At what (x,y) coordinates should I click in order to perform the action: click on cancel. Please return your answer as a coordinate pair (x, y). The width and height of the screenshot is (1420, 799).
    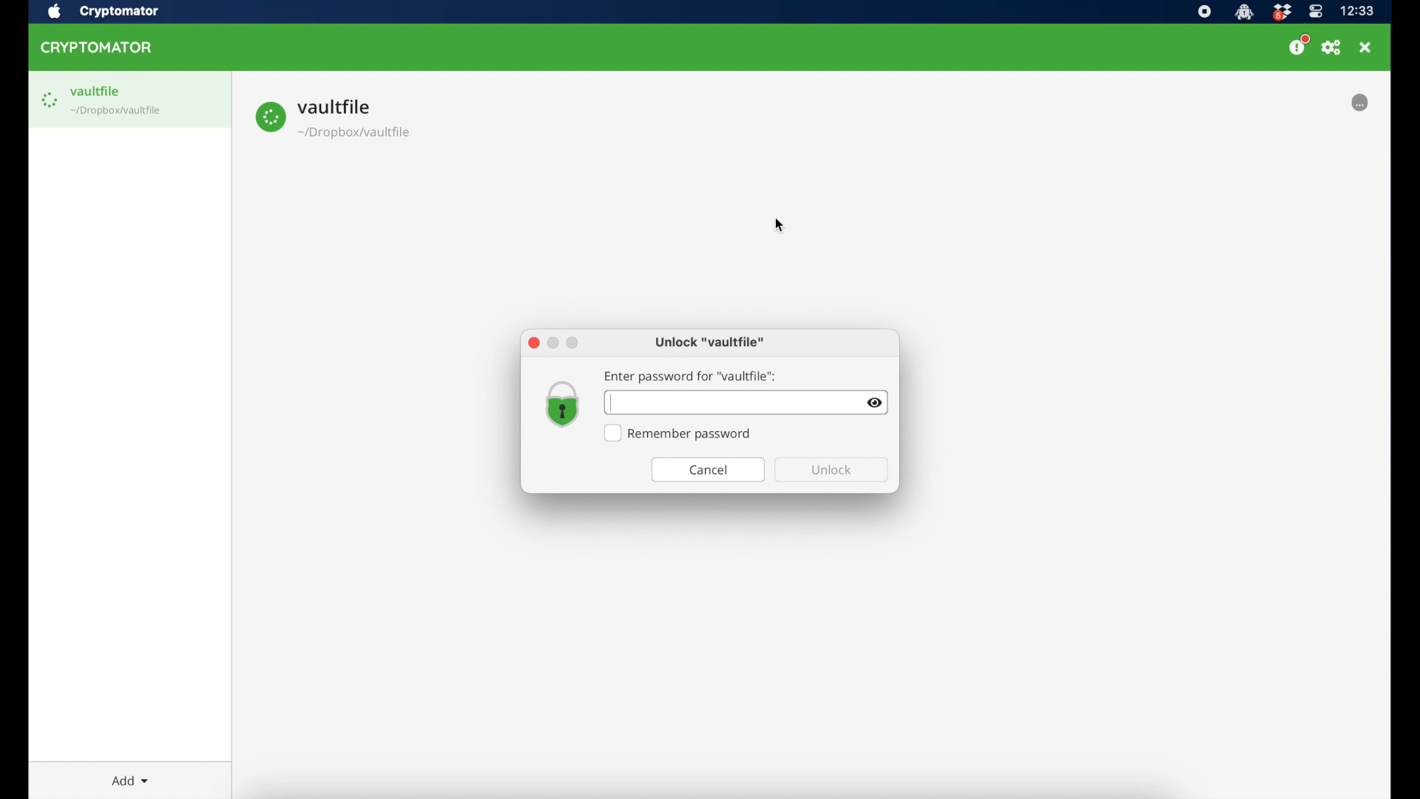
    Looking at the image, I should click on (709, 469).